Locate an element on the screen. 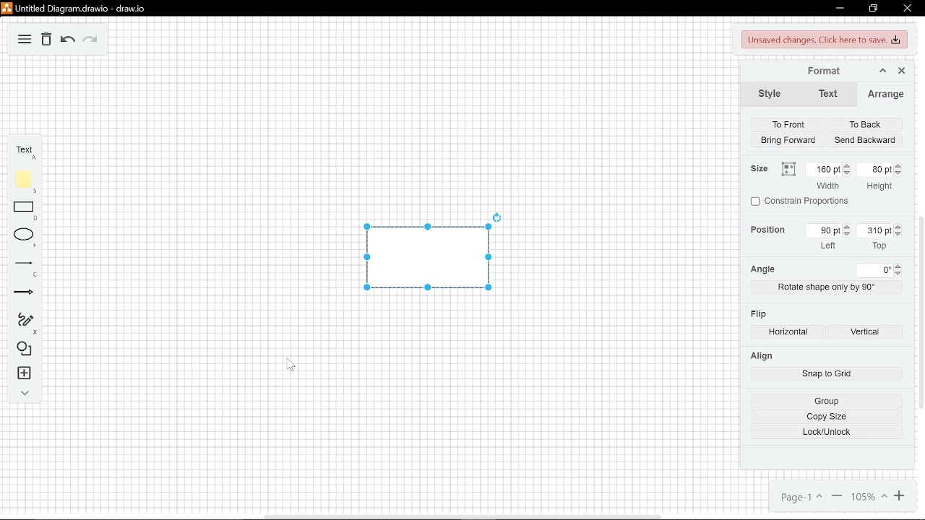  style is located at coordinates (768, 95).